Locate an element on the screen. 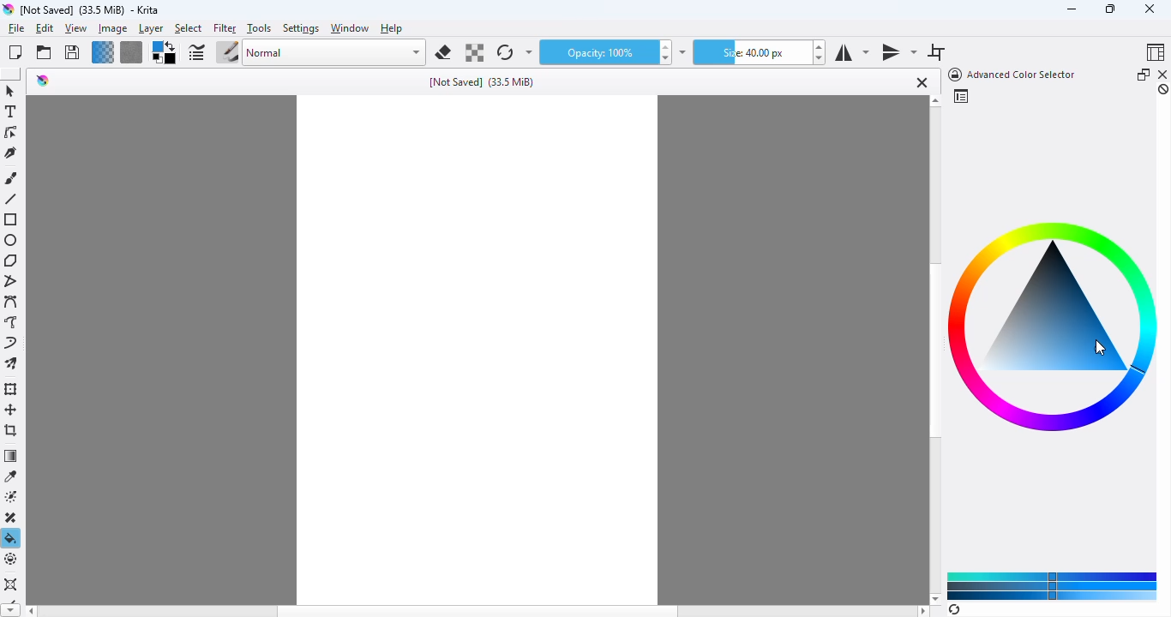 This screenshot has height=617, width=1171. tools is located at coordinates (259, 28).